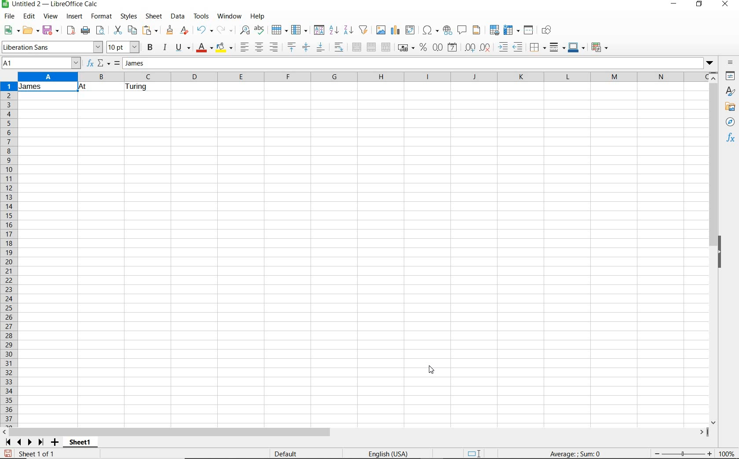 The width and height of the screenshot is (739, 459). I want to click on background color, so click(225, 47).